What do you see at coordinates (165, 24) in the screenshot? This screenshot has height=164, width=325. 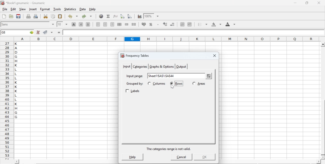 I see `decrease number of decimals displayed` at bounding box center [165, 24].